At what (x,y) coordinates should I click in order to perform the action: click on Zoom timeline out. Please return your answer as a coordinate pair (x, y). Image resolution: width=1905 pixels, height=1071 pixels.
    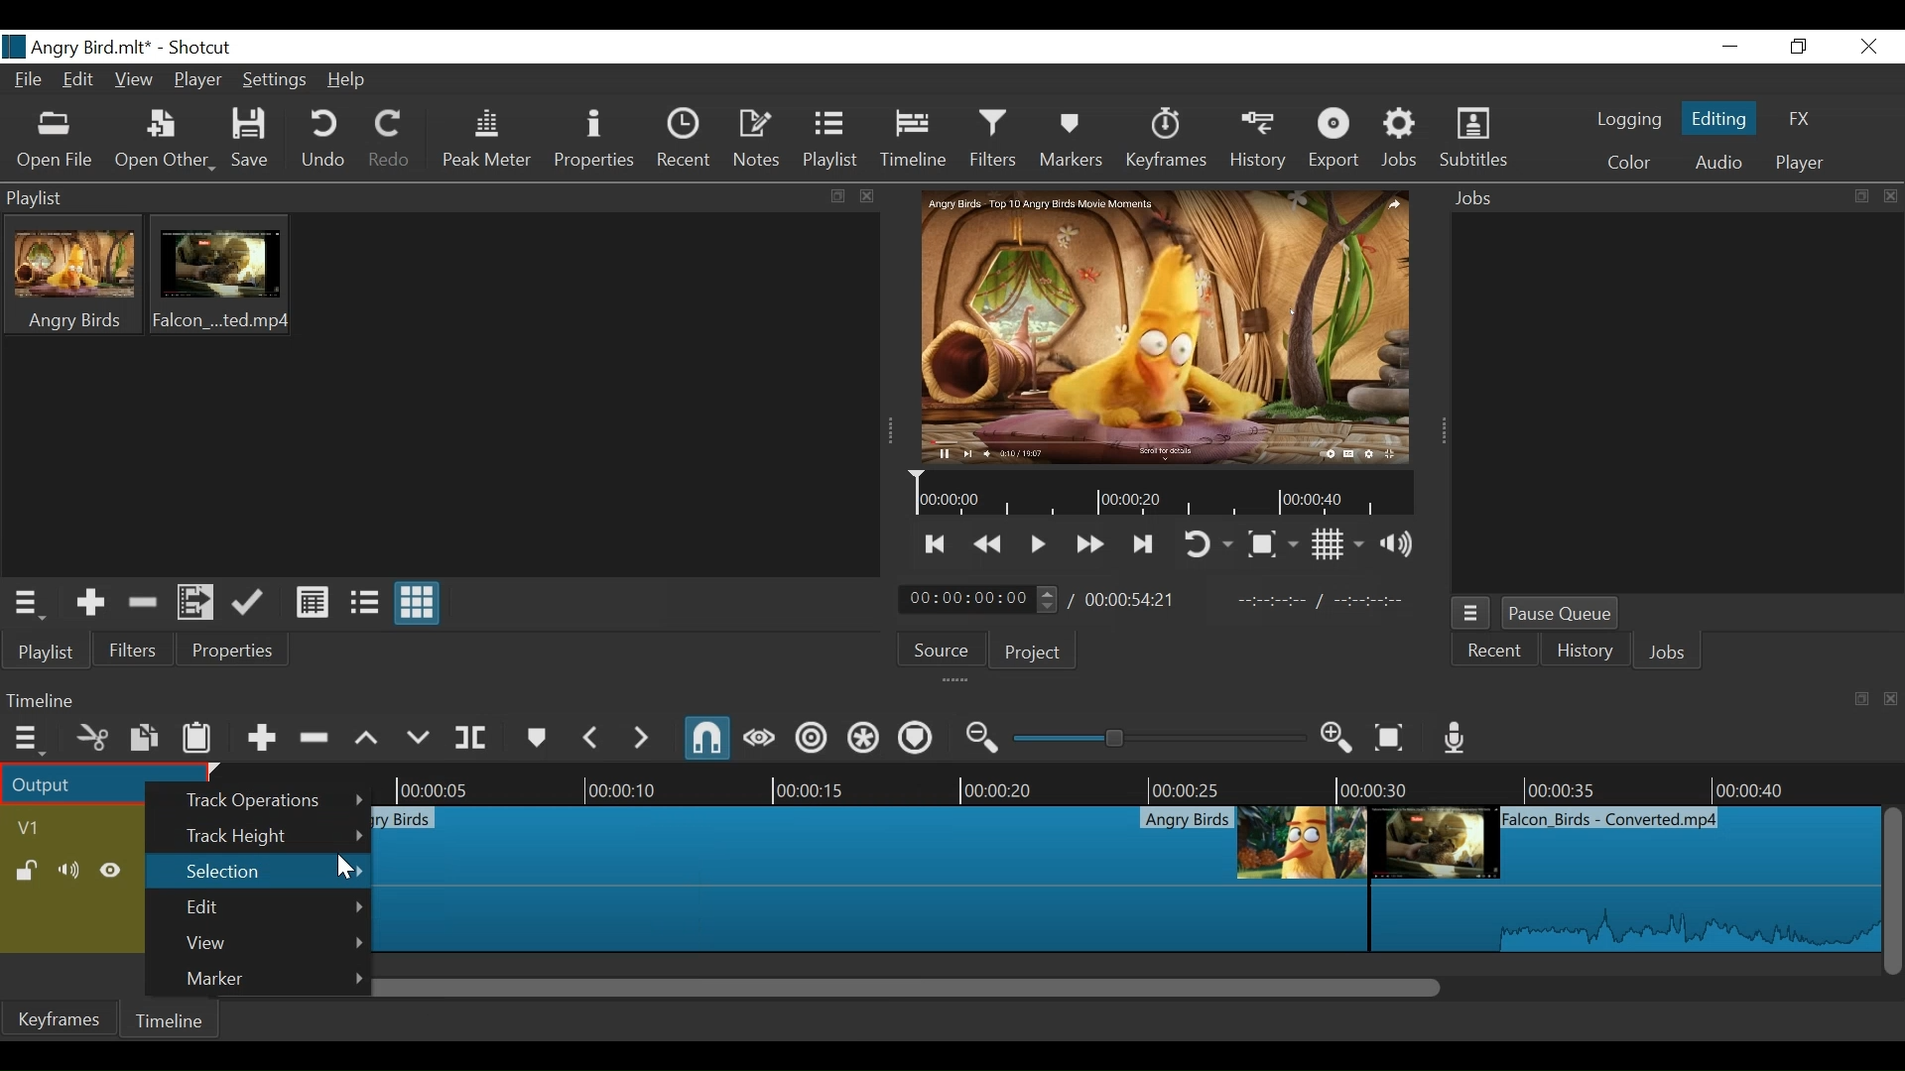
    Looking at the image, I should click on (981, 738).